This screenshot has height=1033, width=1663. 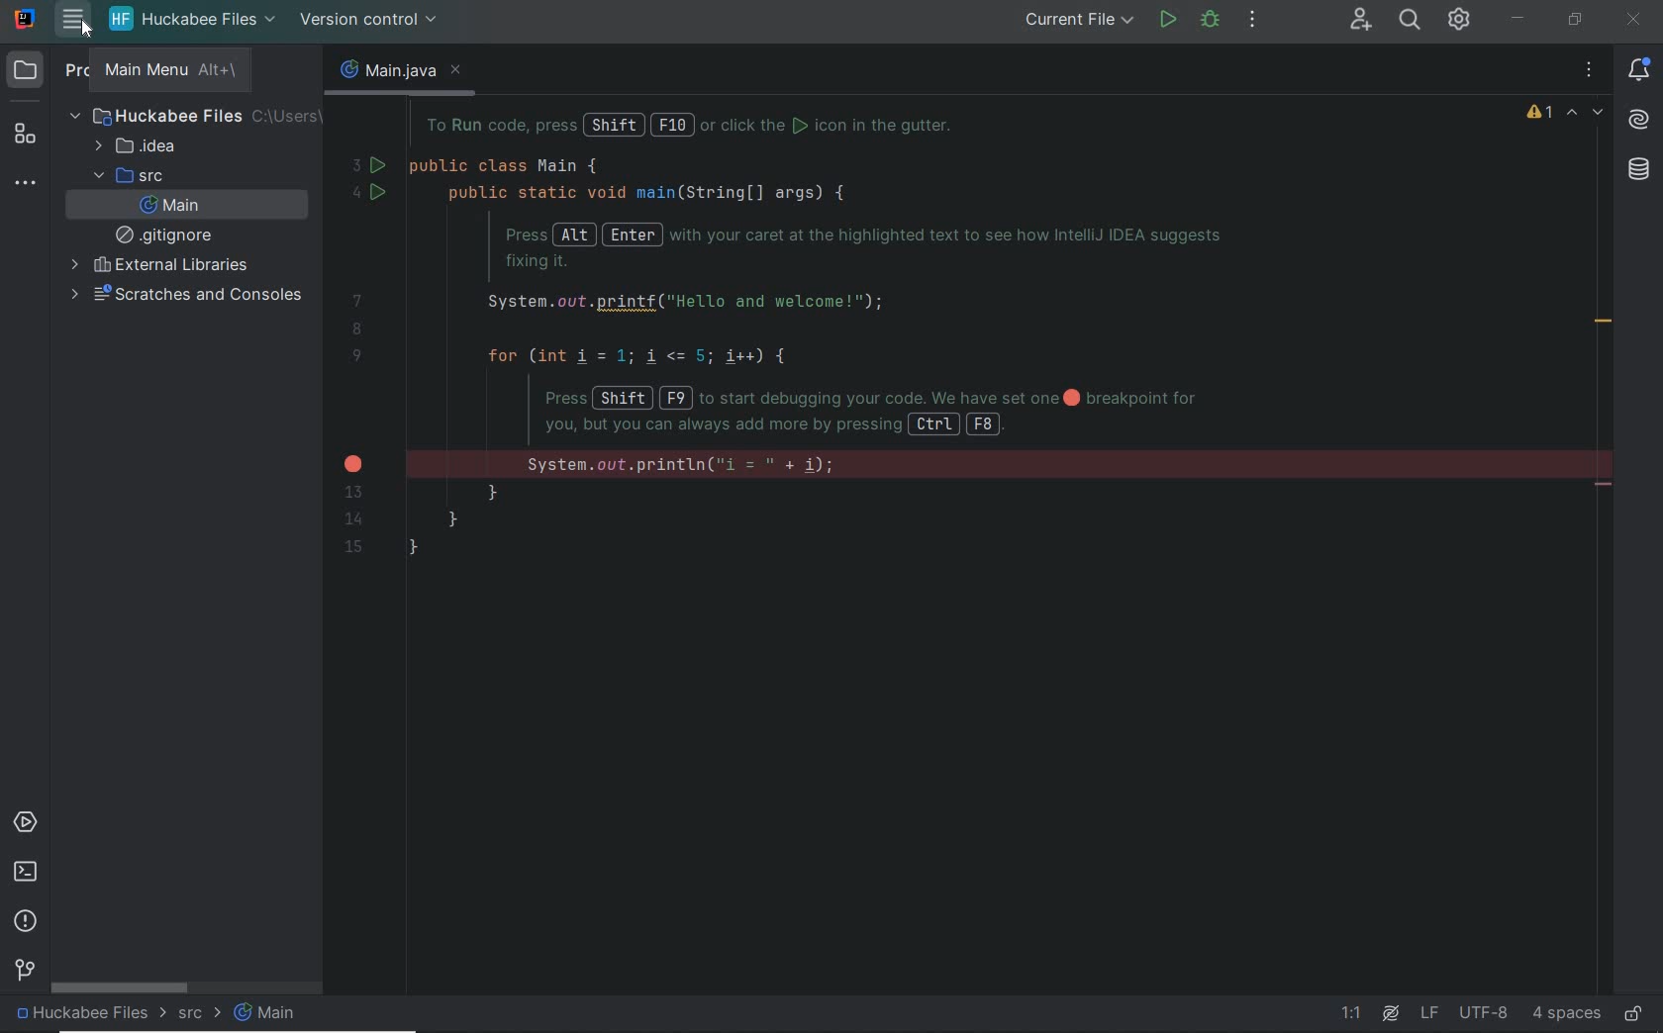 I want to click on More actions, so click(x=1253, y=23).